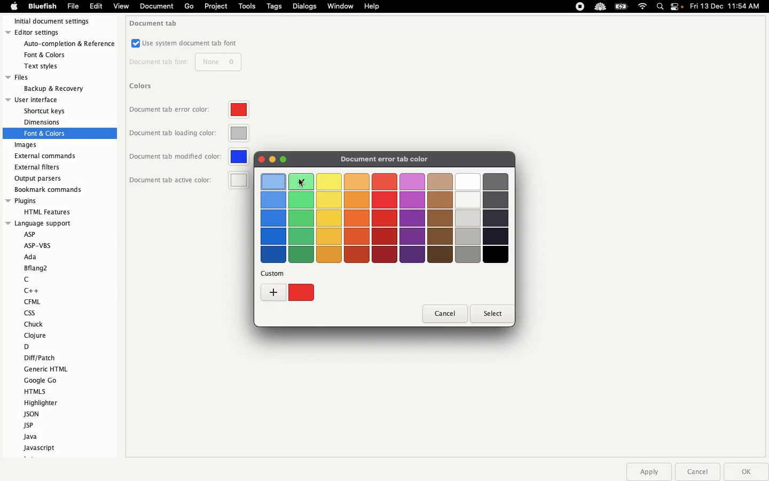 The width and height of the screenshot is (769, 481). What do you see at coordinates (45, 112) in the screenshot?
I see `shortcut keys` at bounding box center [45, 112].